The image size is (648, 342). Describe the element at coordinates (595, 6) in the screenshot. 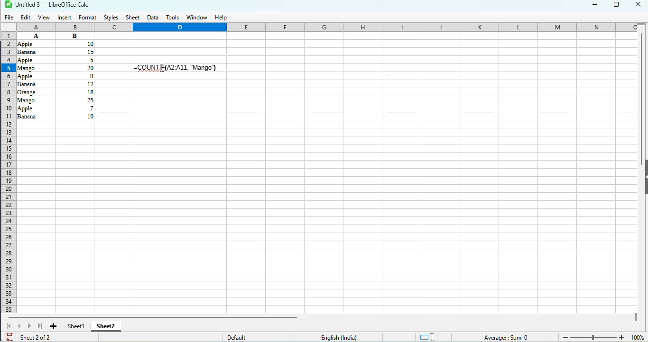

I see `minimize` at that location.